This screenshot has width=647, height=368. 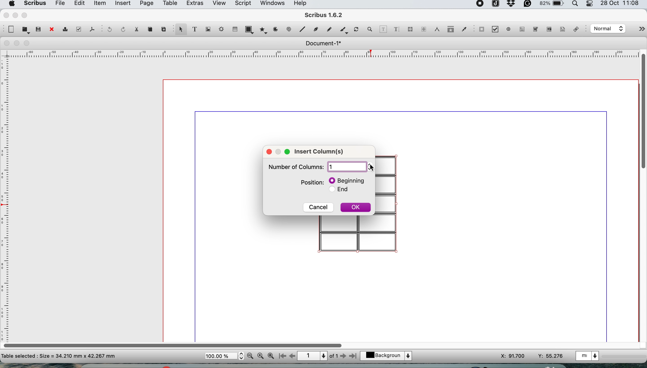 What do you see at coordinates (338, 191) in the screenshot?
I see `end` at bounding box center [338, 191].